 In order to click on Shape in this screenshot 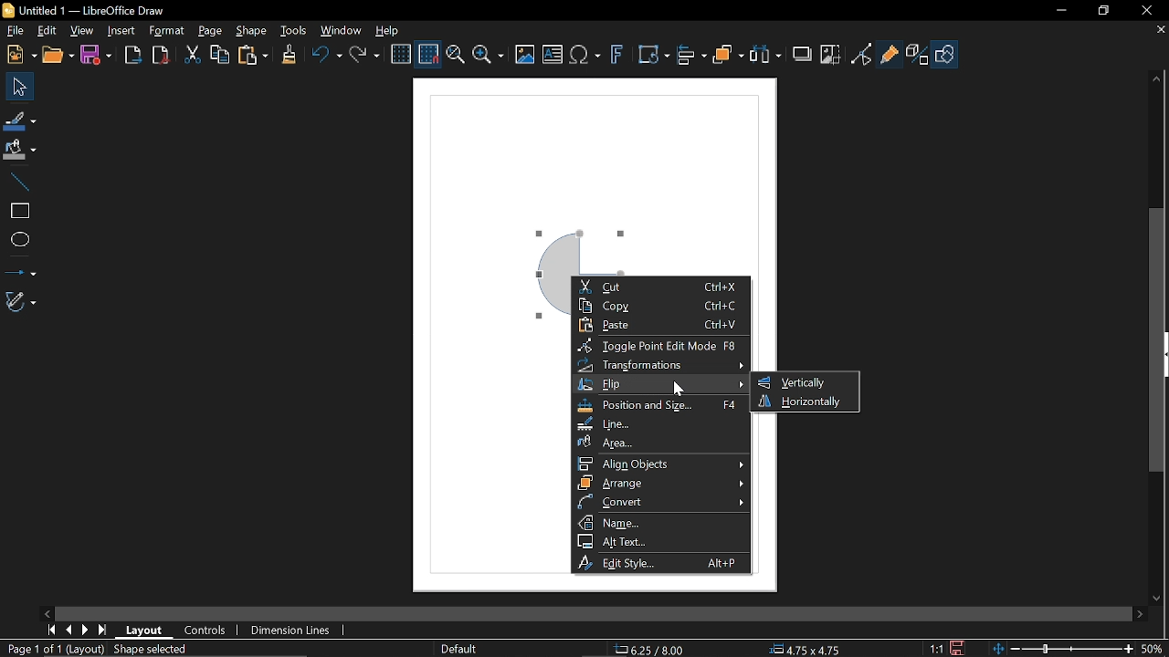, I will do `click(254, 31)`.